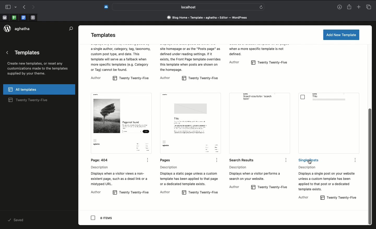 The width and height of the screenshot is (376, 229). I want to click on twenty twenty-five, so click(131, 192).